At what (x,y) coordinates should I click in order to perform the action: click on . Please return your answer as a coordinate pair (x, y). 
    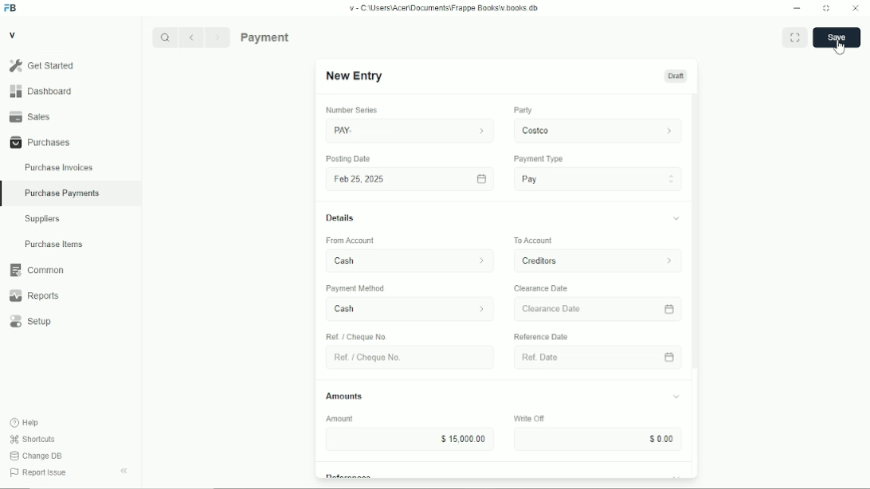
    Looking at the image, I should click on (596, 440).